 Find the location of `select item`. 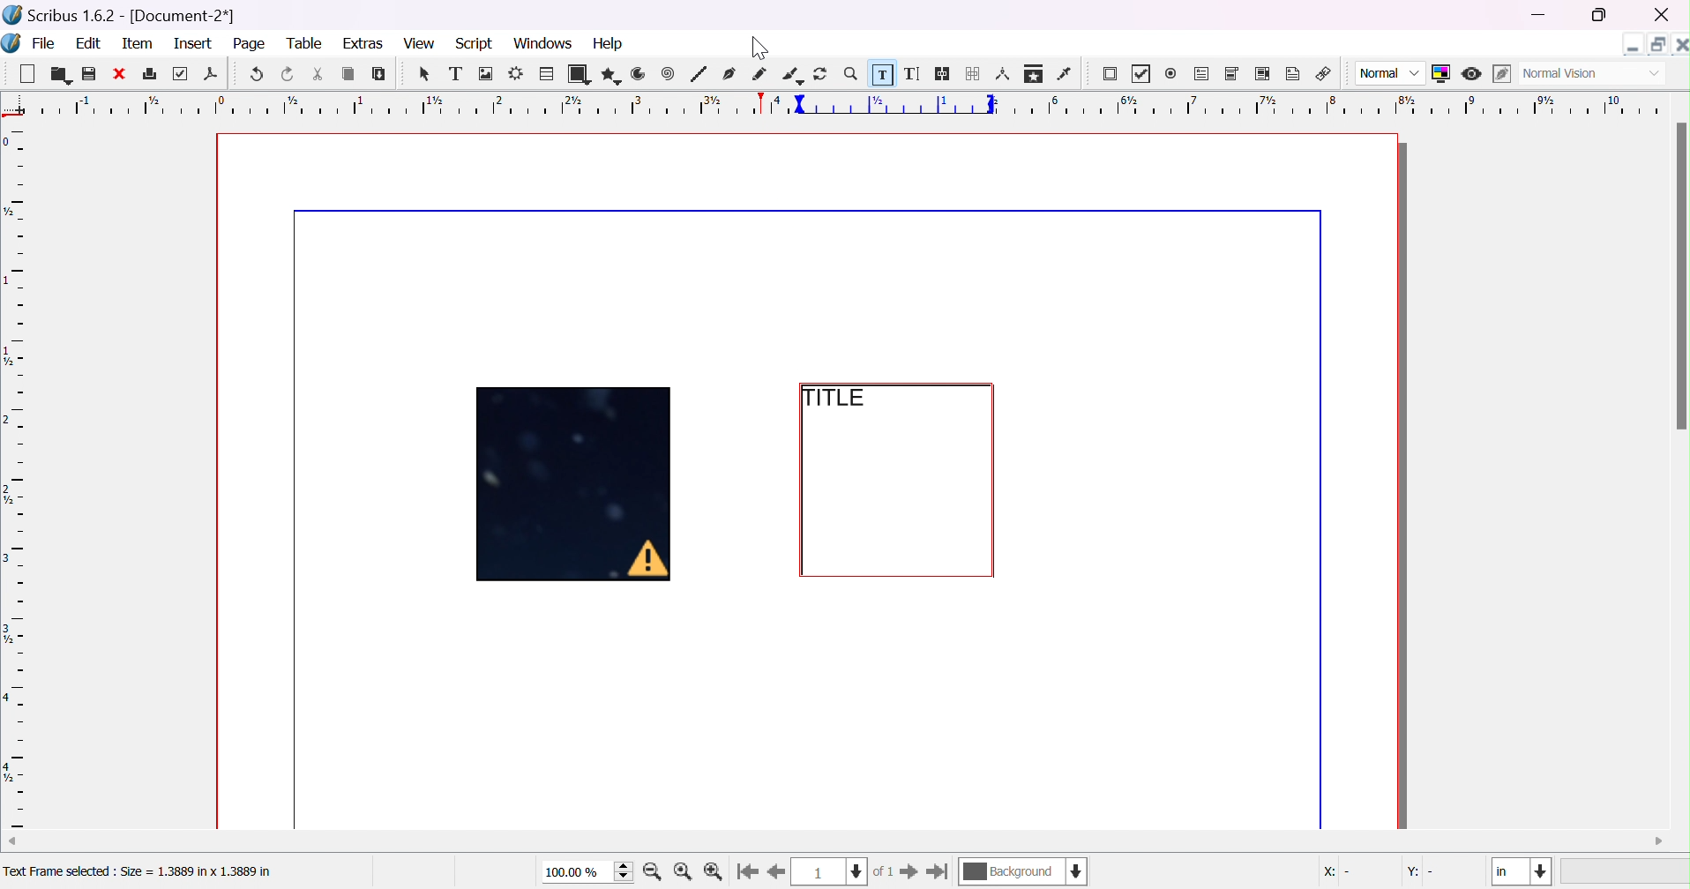

select item is located at coordinates (427, 76).